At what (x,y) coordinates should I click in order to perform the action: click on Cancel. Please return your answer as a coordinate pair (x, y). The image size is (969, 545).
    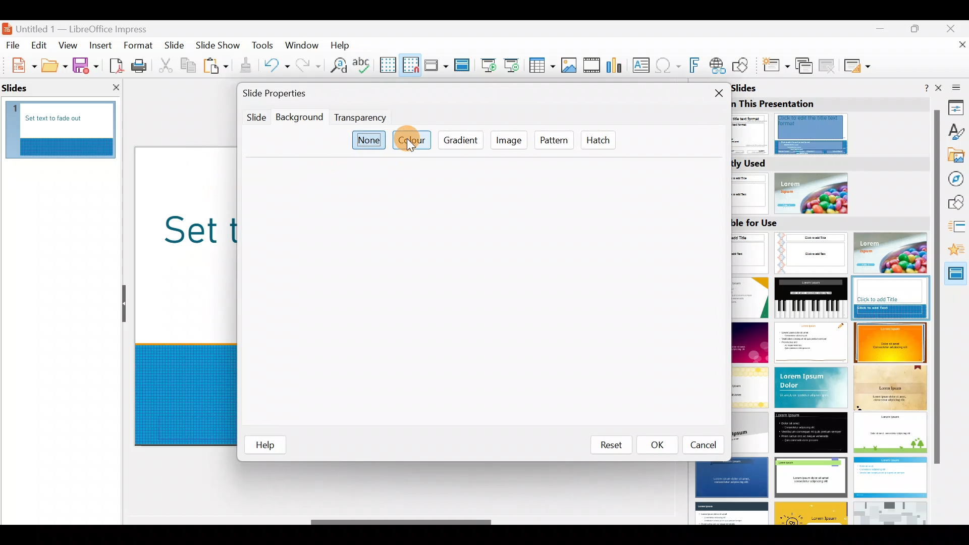
    Looking at the image, I should click on (699, 445).